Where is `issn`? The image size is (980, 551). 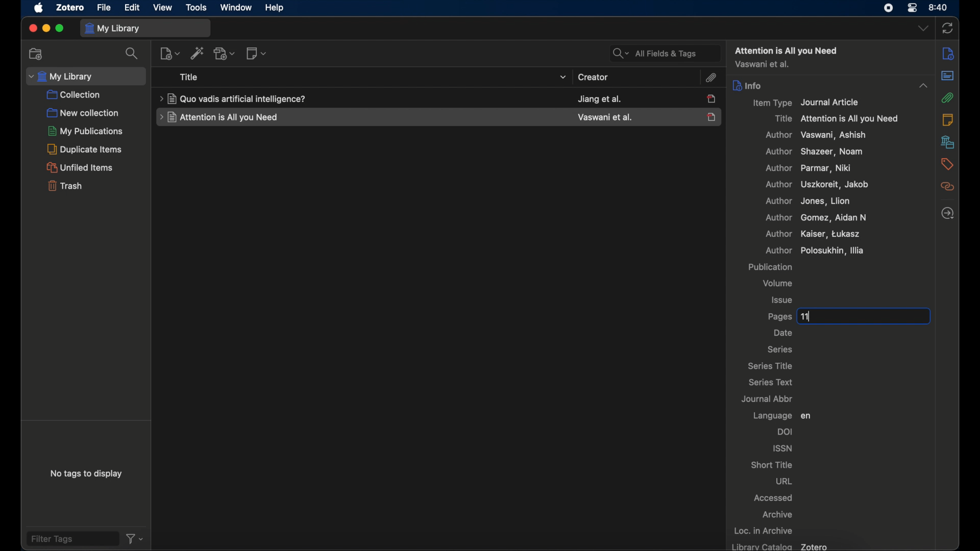
issn is located at coordinates (782, 447).